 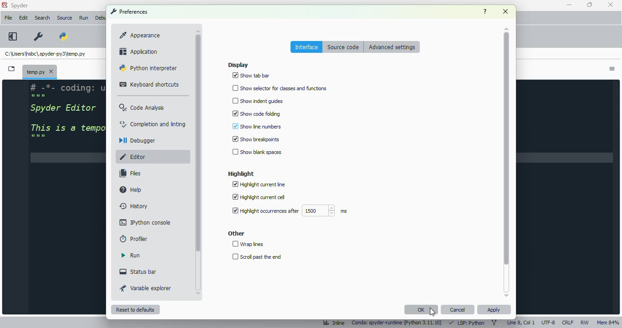 I want to click on other, so click(x=236, y=234).